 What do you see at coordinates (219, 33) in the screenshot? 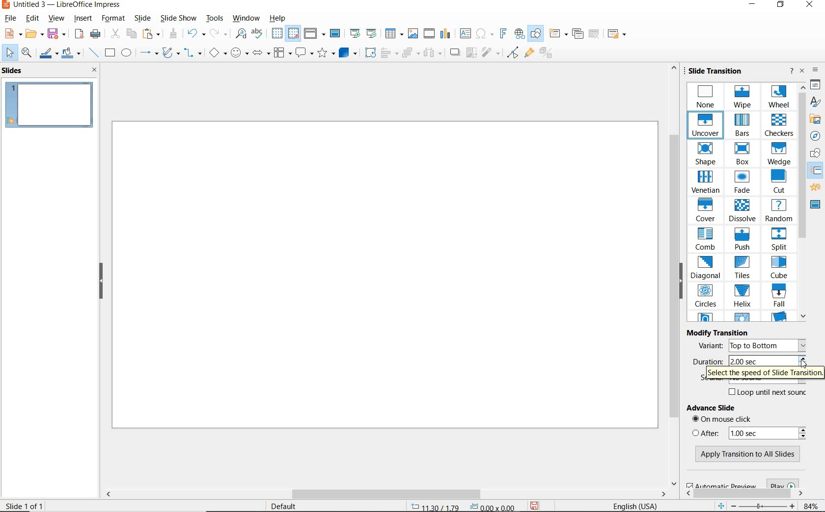
I see `REDO` at bounding box center [219, 33].